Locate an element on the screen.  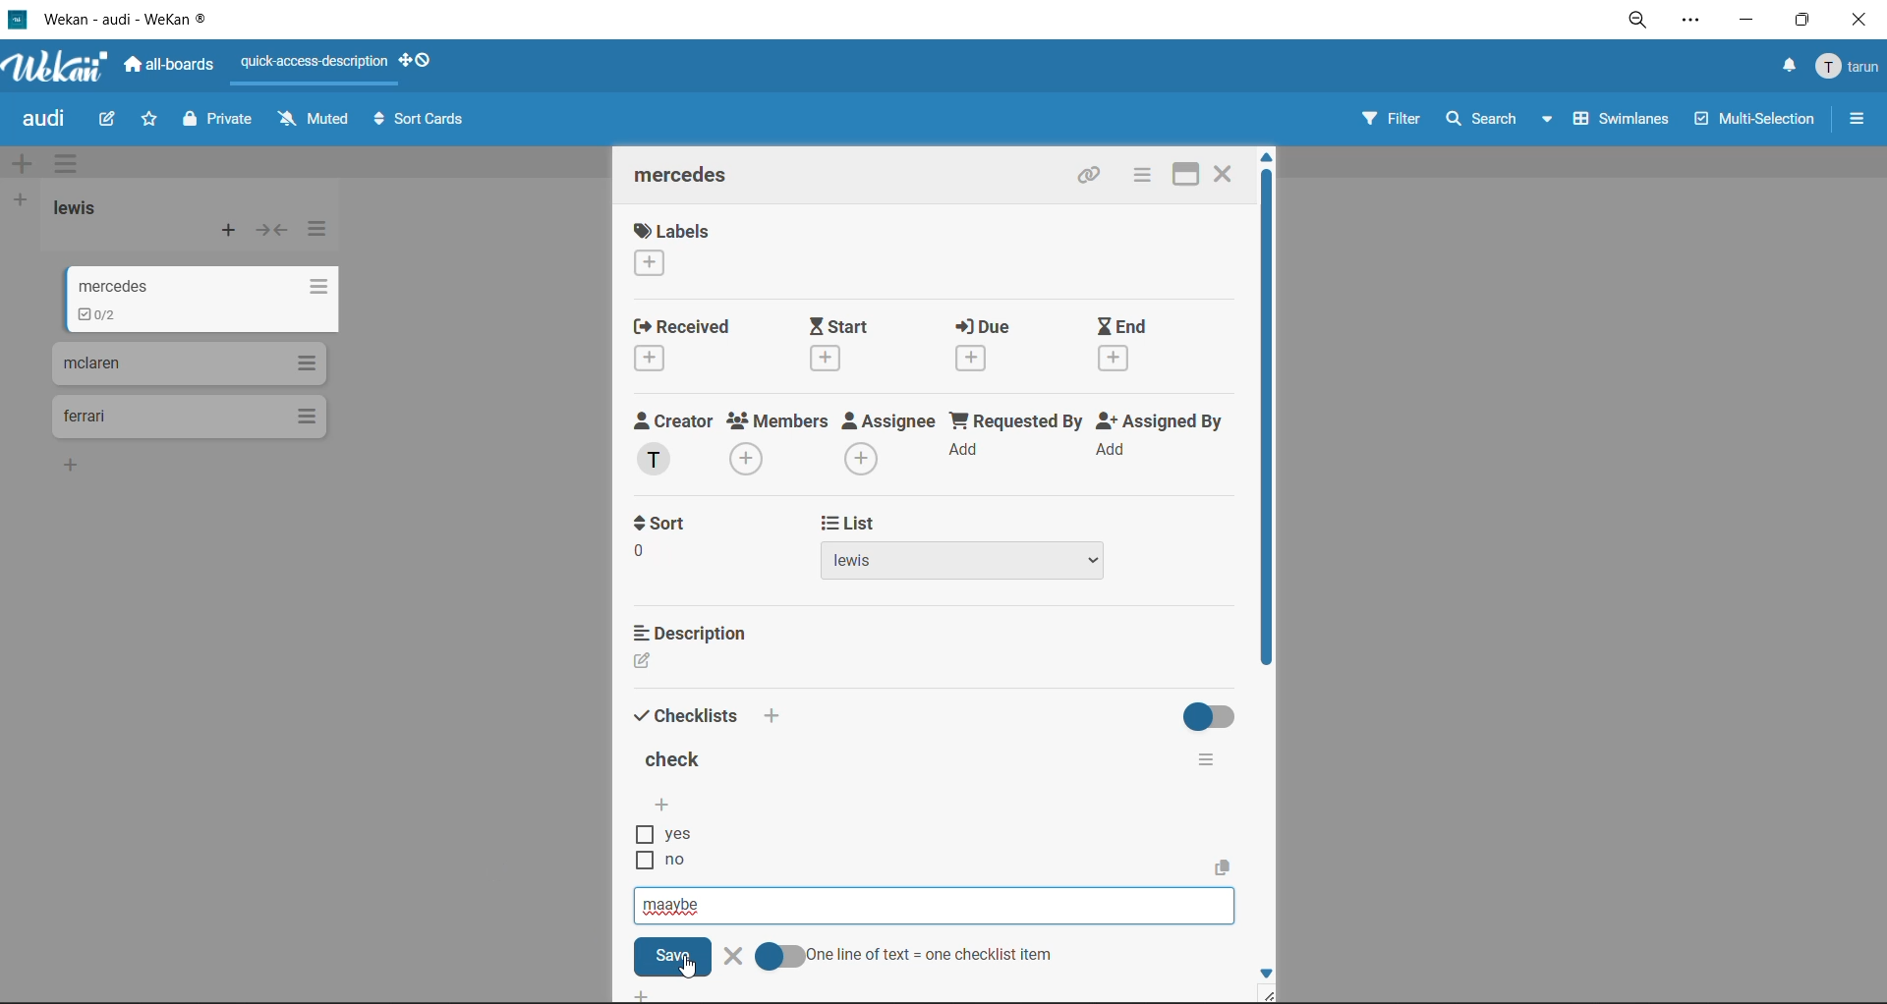
filter is located at coordinates (1398, 121).